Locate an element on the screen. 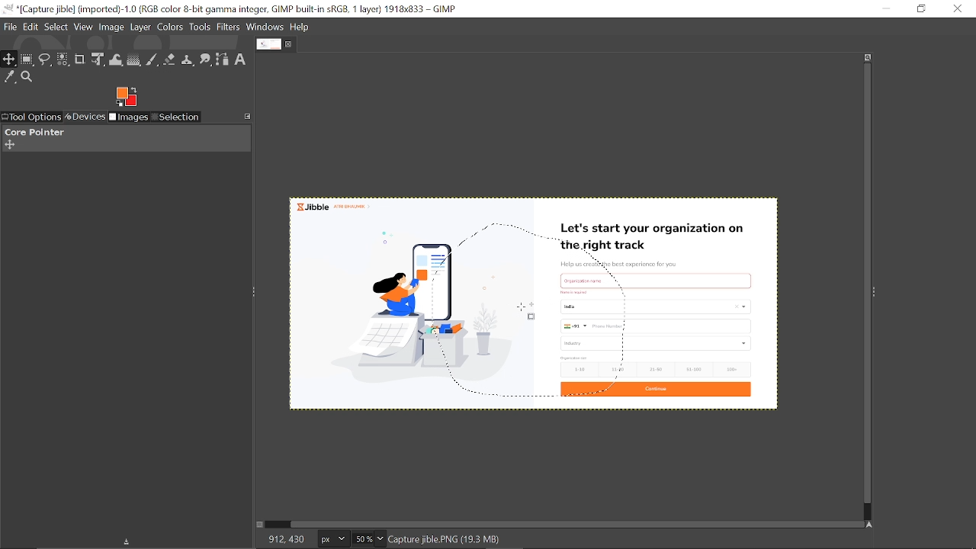 The height and width of the screenshot is (549, 976). Smudge tool is located at coordinates (207, 60).